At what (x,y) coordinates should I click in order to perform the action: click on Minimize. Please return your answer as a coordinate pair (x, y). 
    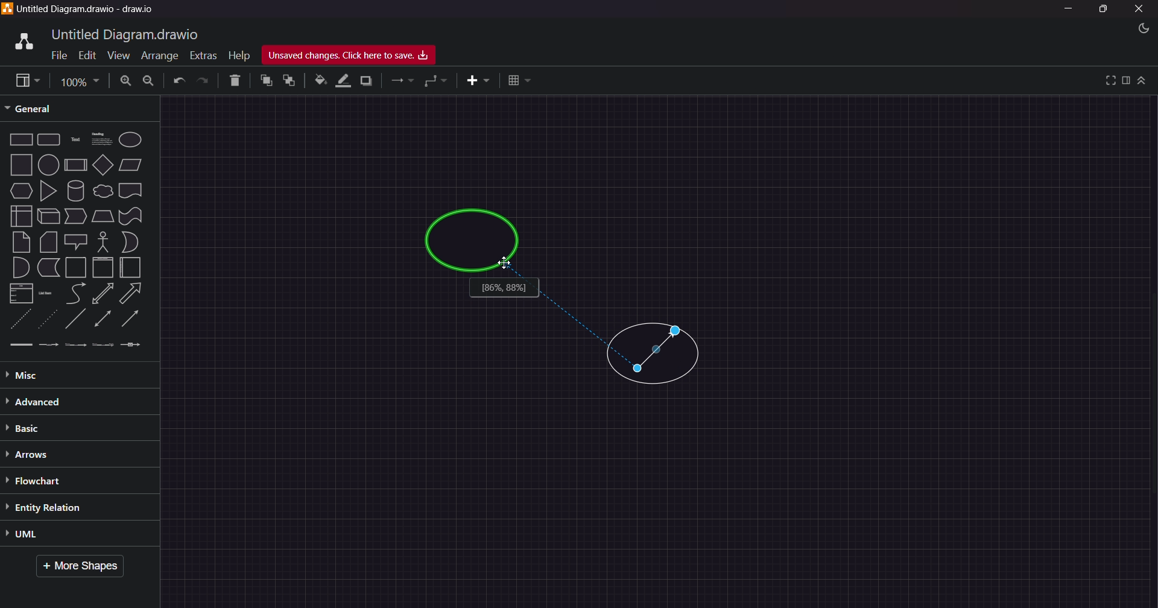
    Looking at the image, I should click on (1072, 10).